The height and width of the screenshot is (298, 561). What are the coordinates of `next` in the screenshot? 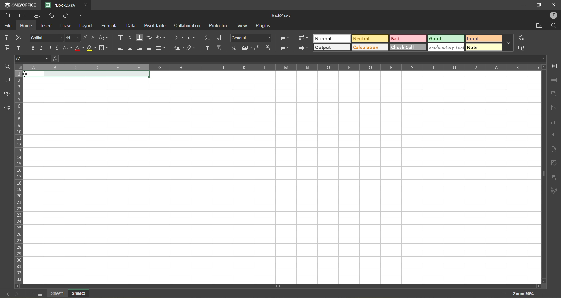 It's located at (16, 294).